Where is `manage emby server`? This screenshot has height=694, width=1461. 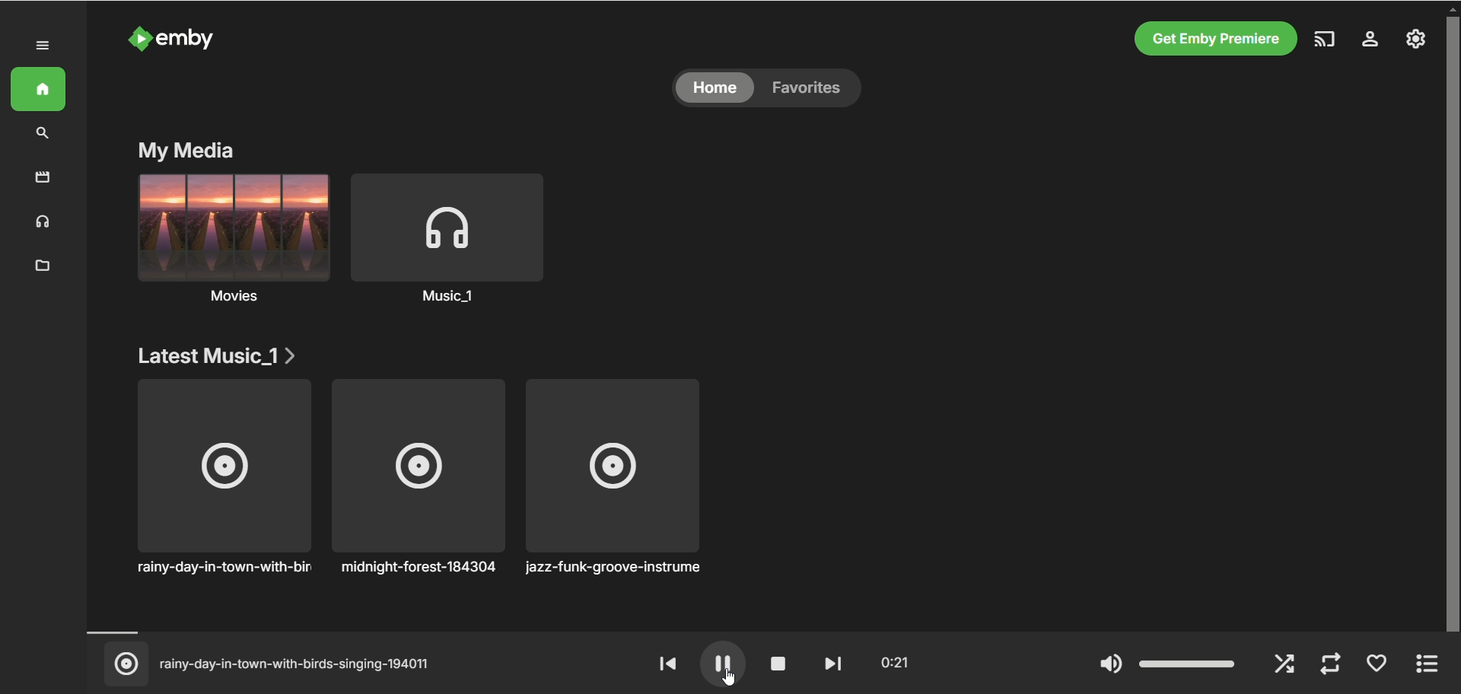
manage emby server is located at coordinates (1414, 40).